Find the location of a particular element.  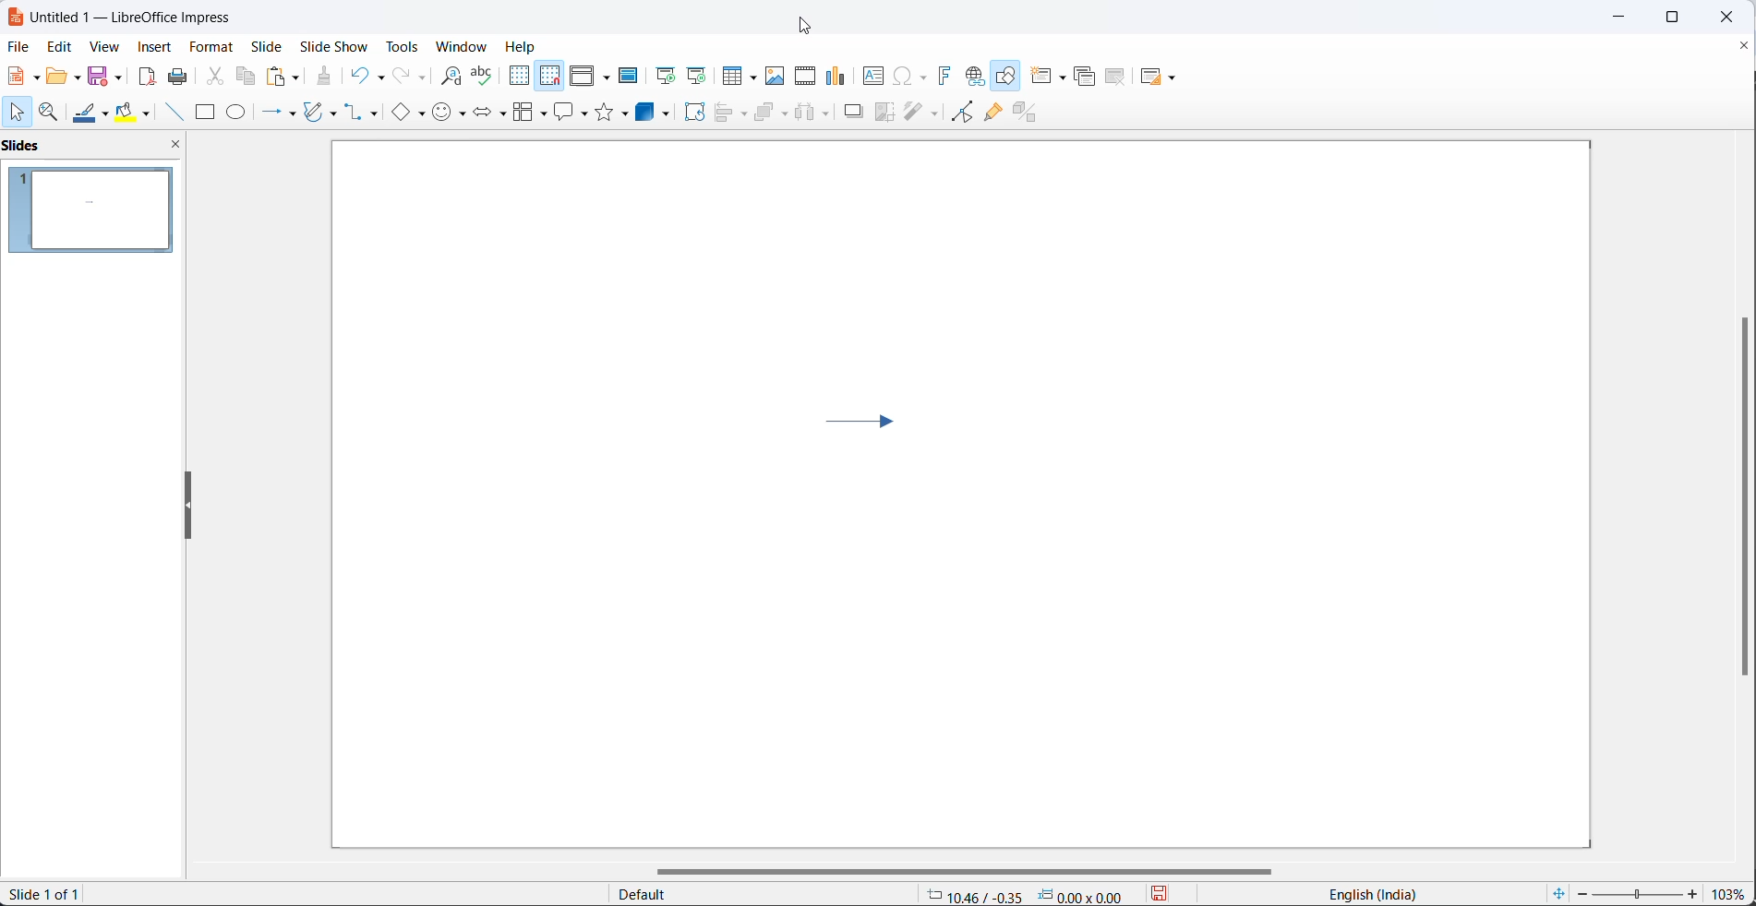

zoom and pan is located at coordinates (50, 112).